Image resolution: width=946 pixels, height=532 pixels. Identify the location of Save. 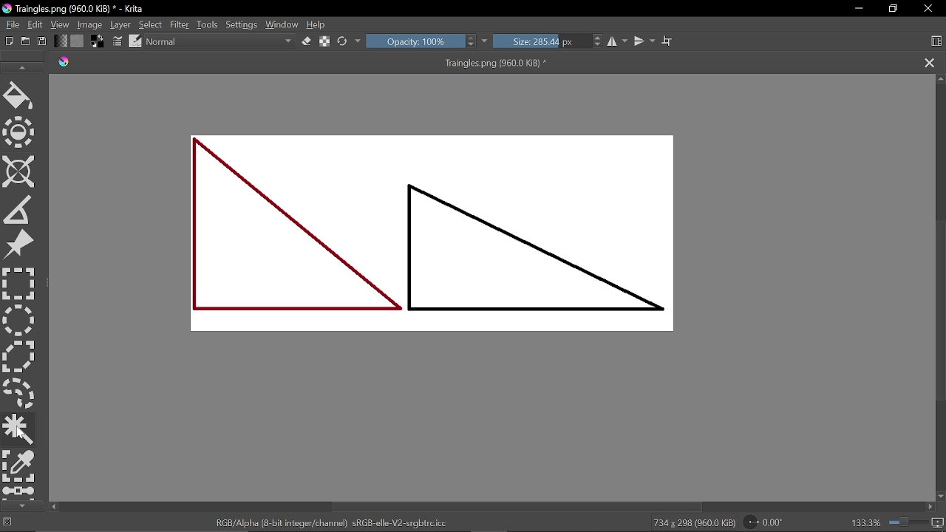
(40, 41).